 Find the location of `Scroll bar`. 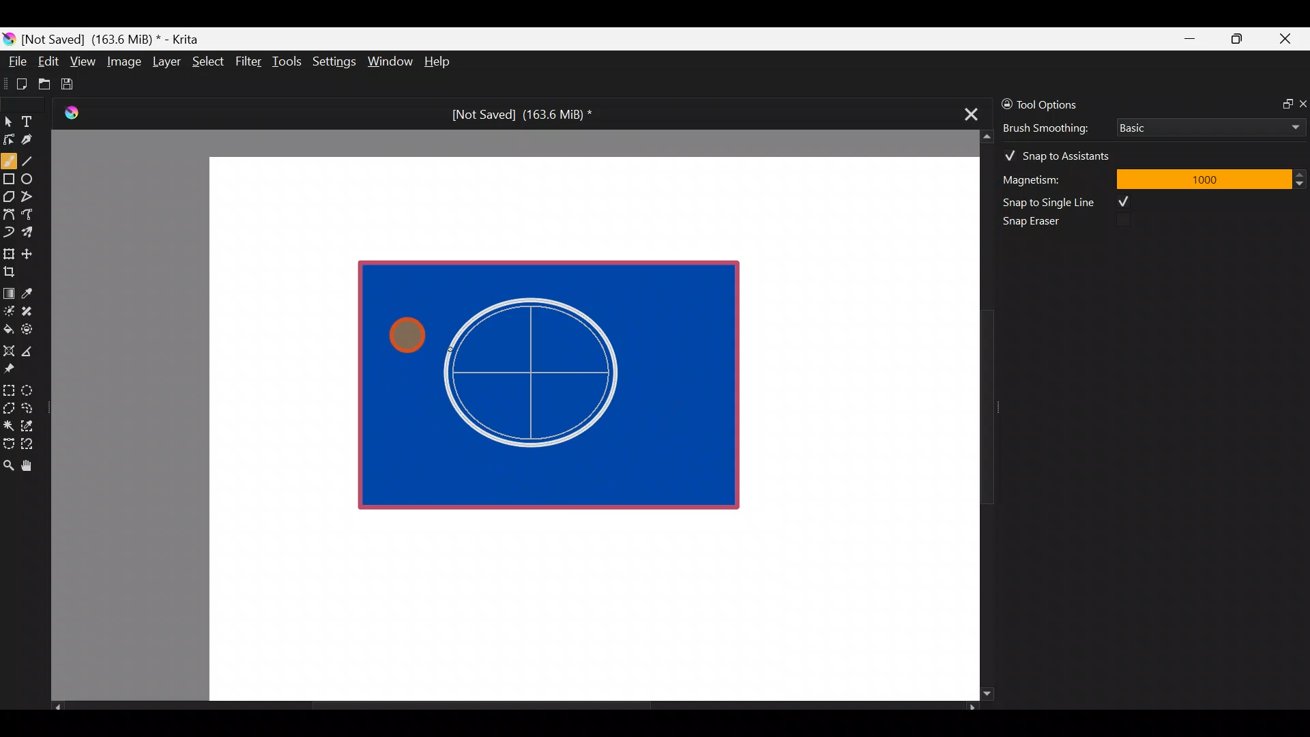

Scroll bar is located at coordinates (514, 707).